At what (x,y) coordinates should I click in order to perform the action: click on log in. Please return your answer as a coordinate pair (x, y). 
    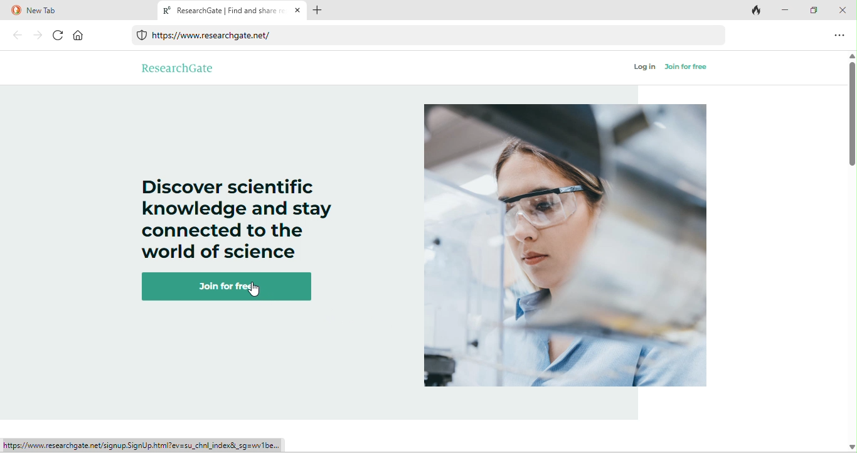
    Looking at the image, I should click on (645, 67).